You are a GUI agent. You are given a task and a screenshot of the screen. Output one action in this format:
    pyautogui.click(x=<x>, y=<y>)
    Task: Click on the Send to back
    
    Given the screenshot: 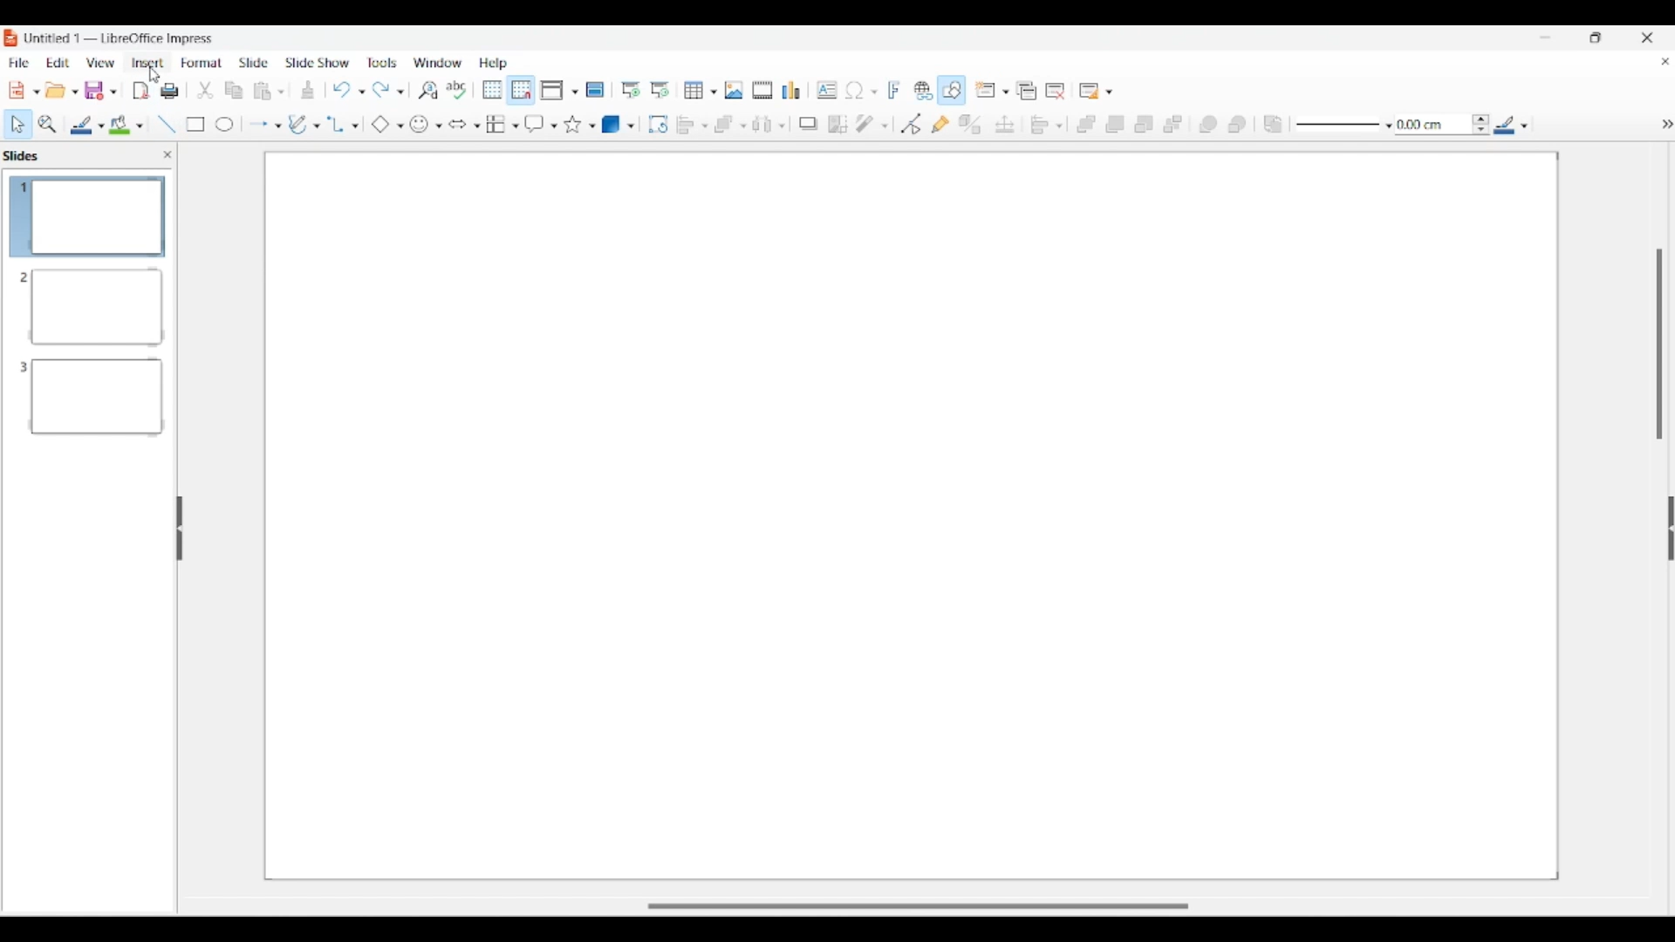 What is the action you would take?
    pyautogui.click(x=1172, y=124)
    